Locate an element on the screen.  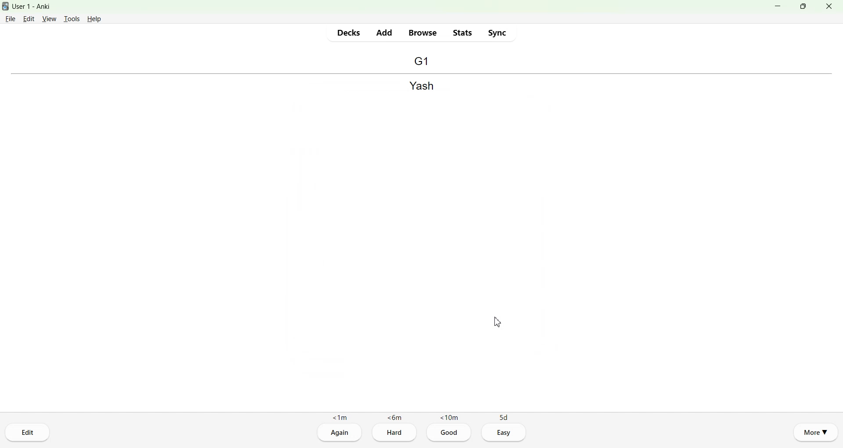
<1m <6m <10m 5d is located at coordinates (421, 417).